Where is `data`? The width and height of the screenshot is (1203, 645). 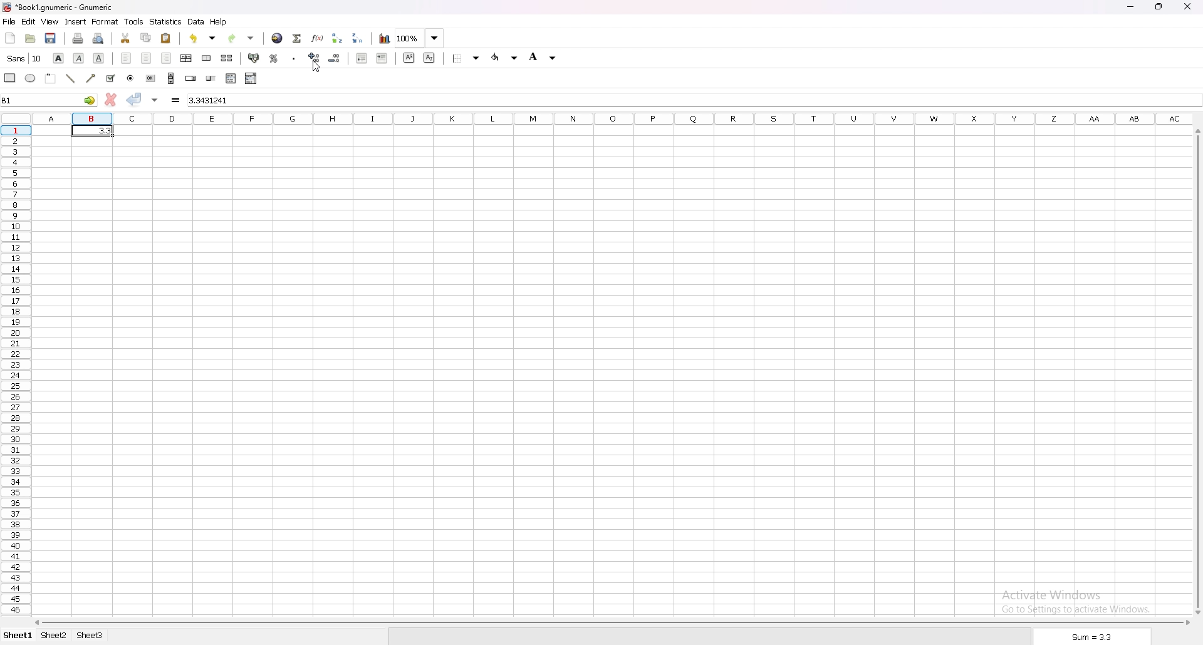
data is located at coordinates (197, 21).